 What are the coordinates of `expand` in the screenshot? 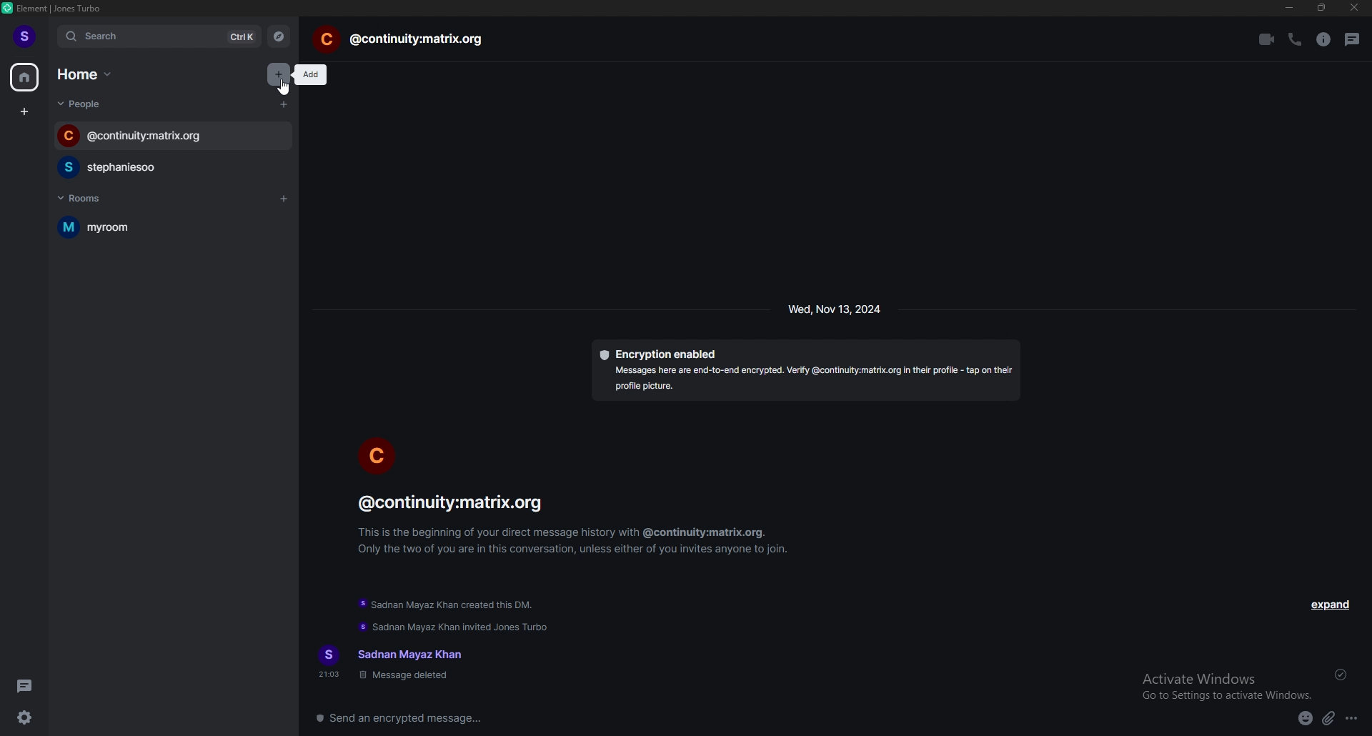 It's located at (1329, 605).